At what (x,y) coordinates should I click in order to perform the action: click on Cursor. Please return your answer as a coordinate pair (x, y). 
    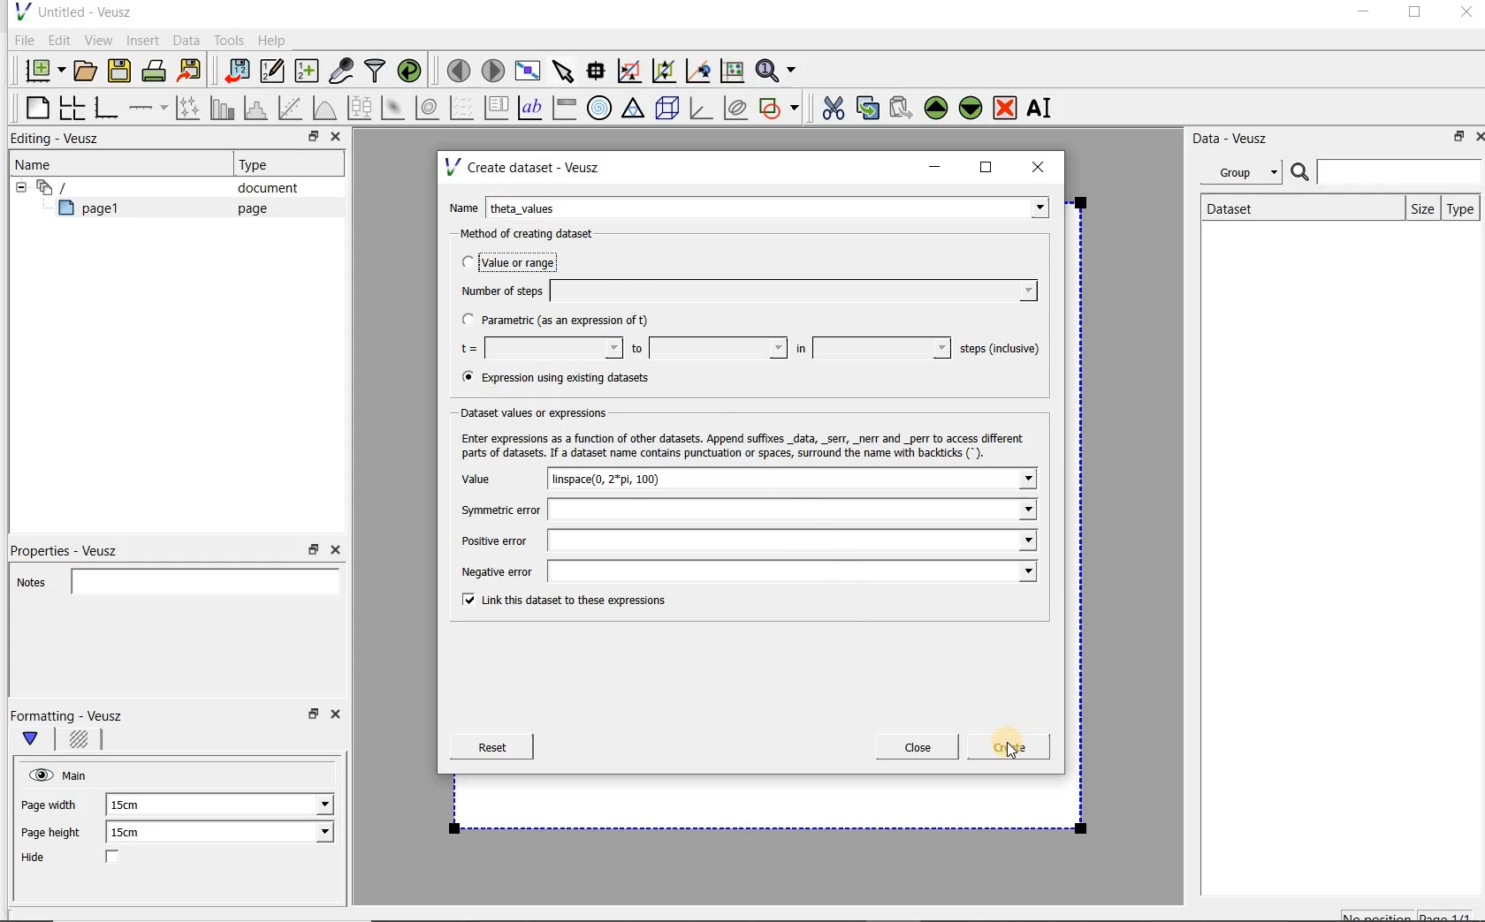
    Looking at the image, I should click on (1016, 742).